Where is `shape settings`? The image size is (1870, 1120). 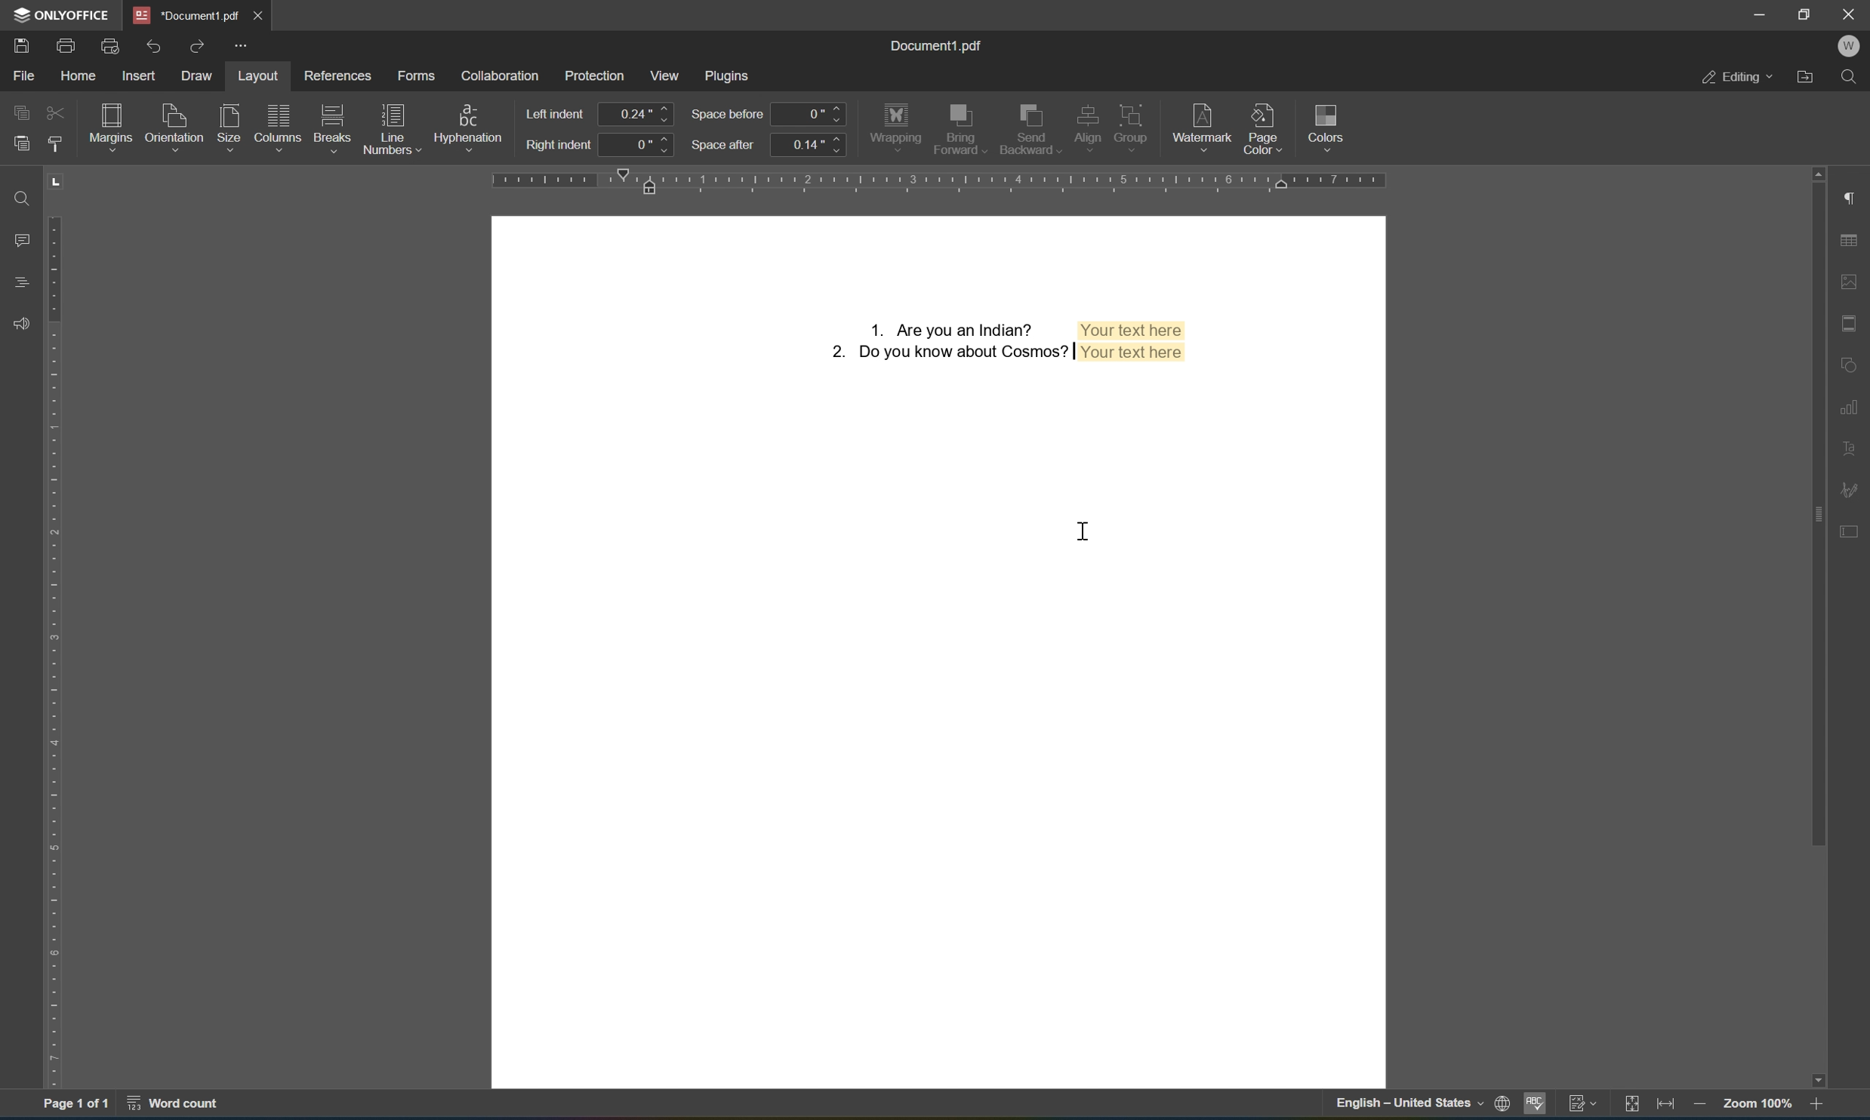 shape settings is located at coordinates (1855, 359).